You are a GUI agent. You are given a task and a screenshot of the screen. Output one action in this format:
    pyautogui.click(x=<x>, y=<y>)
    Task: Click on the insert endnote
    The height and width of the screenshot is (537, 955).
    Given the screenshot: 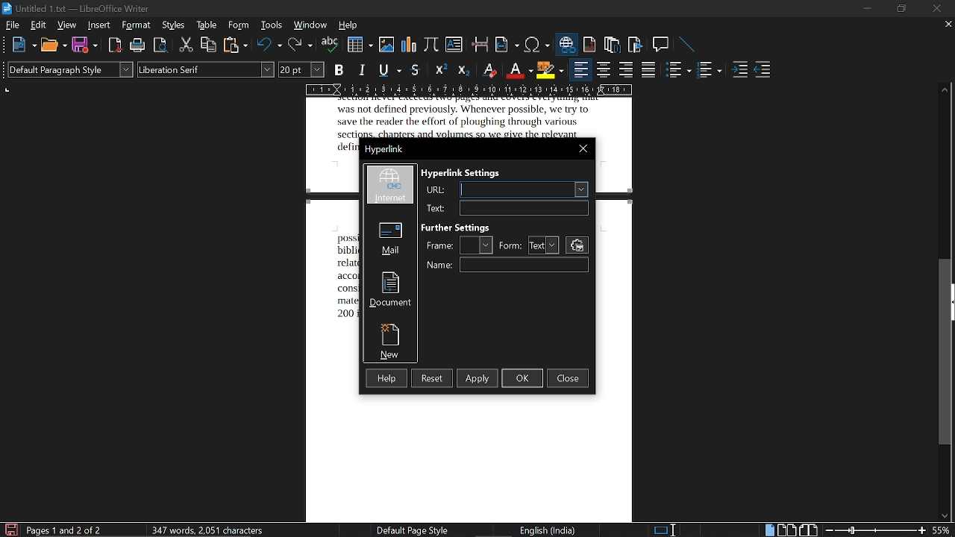 What is the action you would take?
    pyautogui.click(x=613, y=45)
    